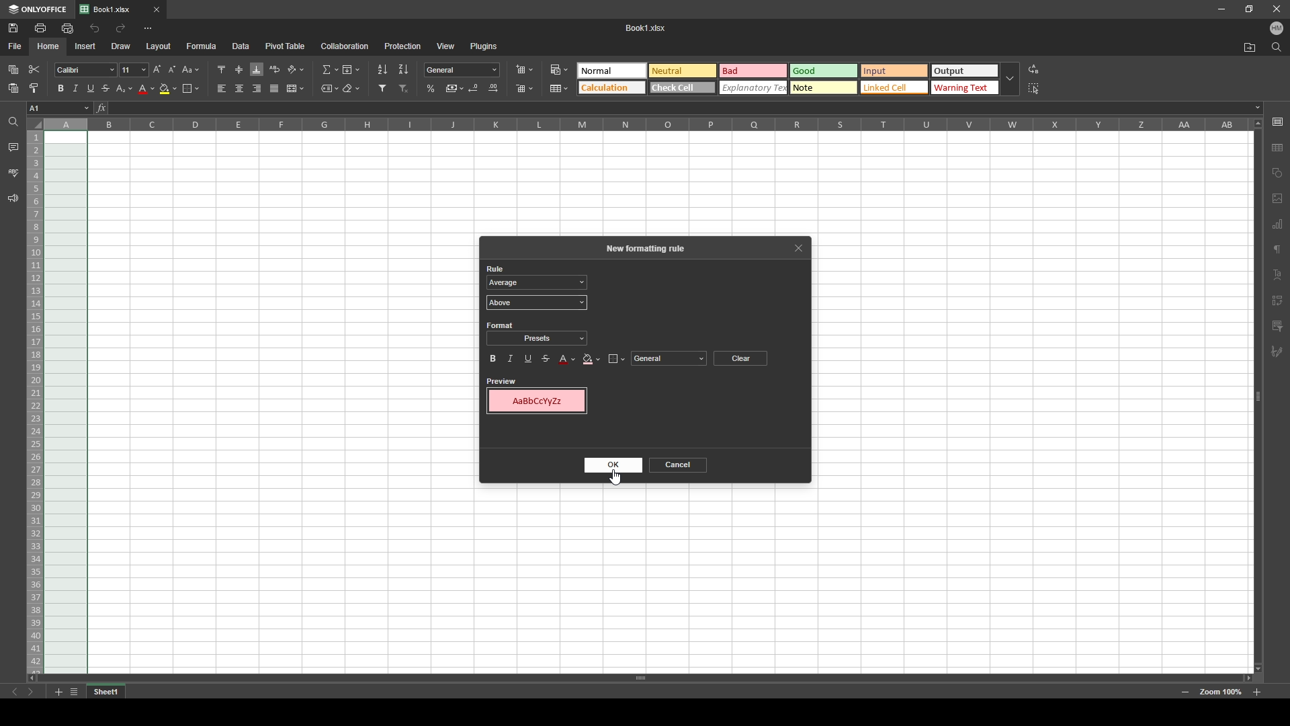  What do you see at coordinates (1277, 275) in the screenshot?
I see `text alignment` at bounding box center [1277, 275].